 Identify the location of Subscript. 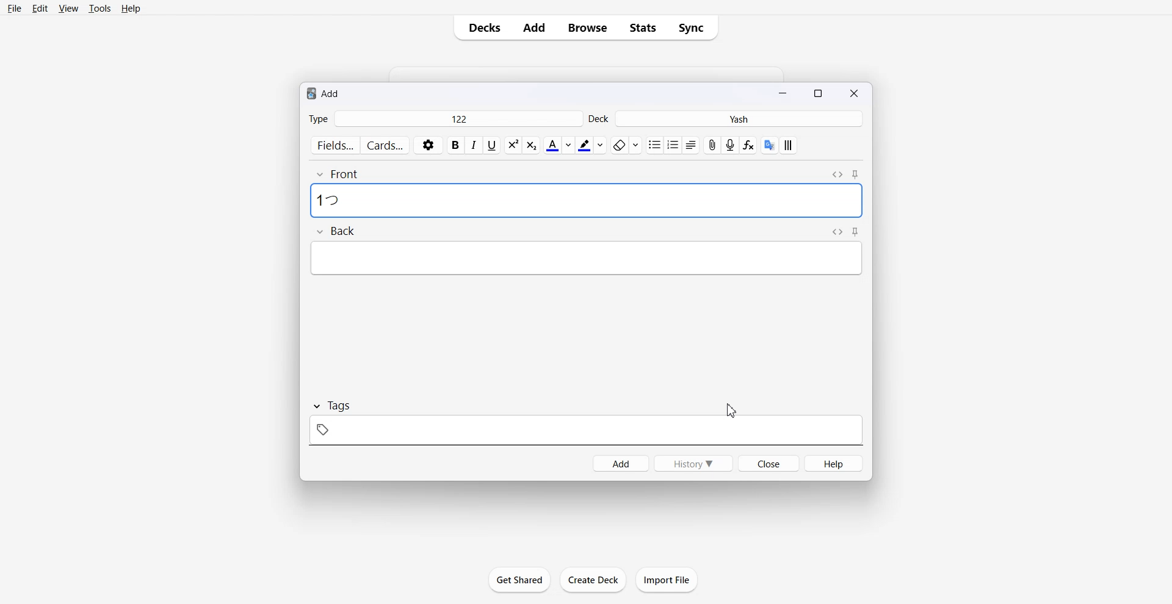
(513, 145).